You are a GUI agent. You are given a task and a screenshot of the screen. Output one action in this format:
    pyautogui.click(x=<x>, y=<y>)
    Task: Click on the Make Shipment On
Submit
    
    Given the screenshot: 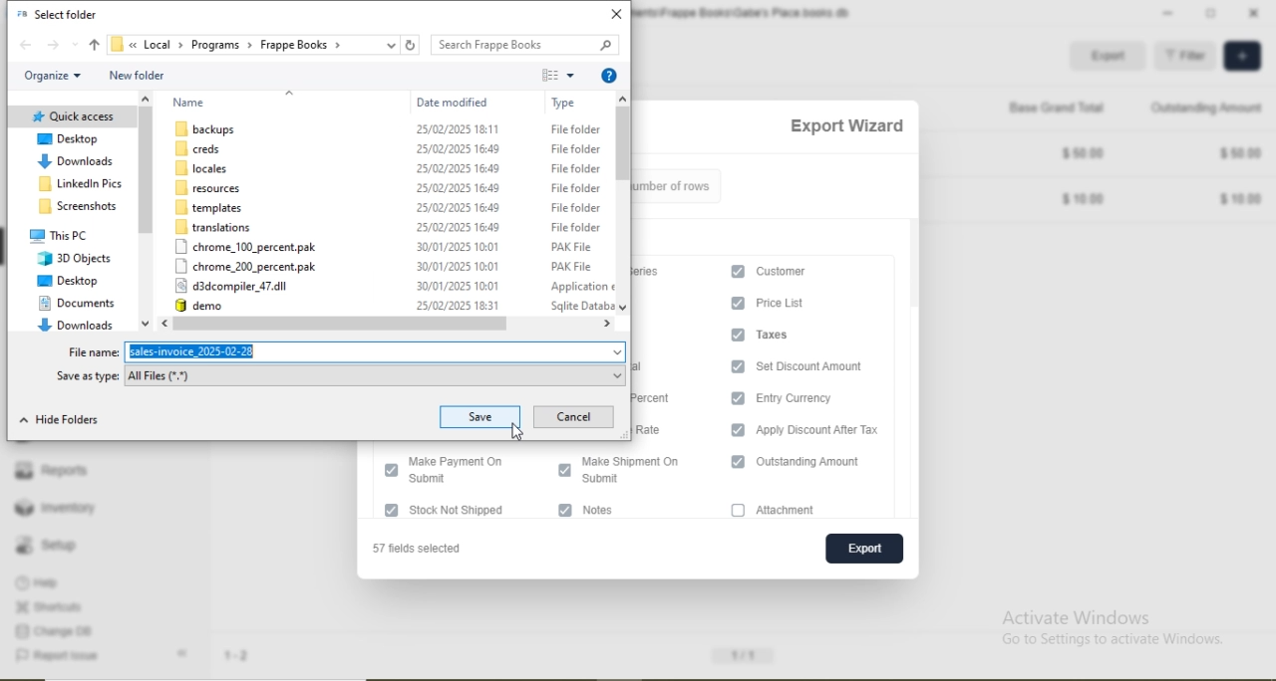 What is the action you would take?
    pyautogui.click(x=639, y=470)
    